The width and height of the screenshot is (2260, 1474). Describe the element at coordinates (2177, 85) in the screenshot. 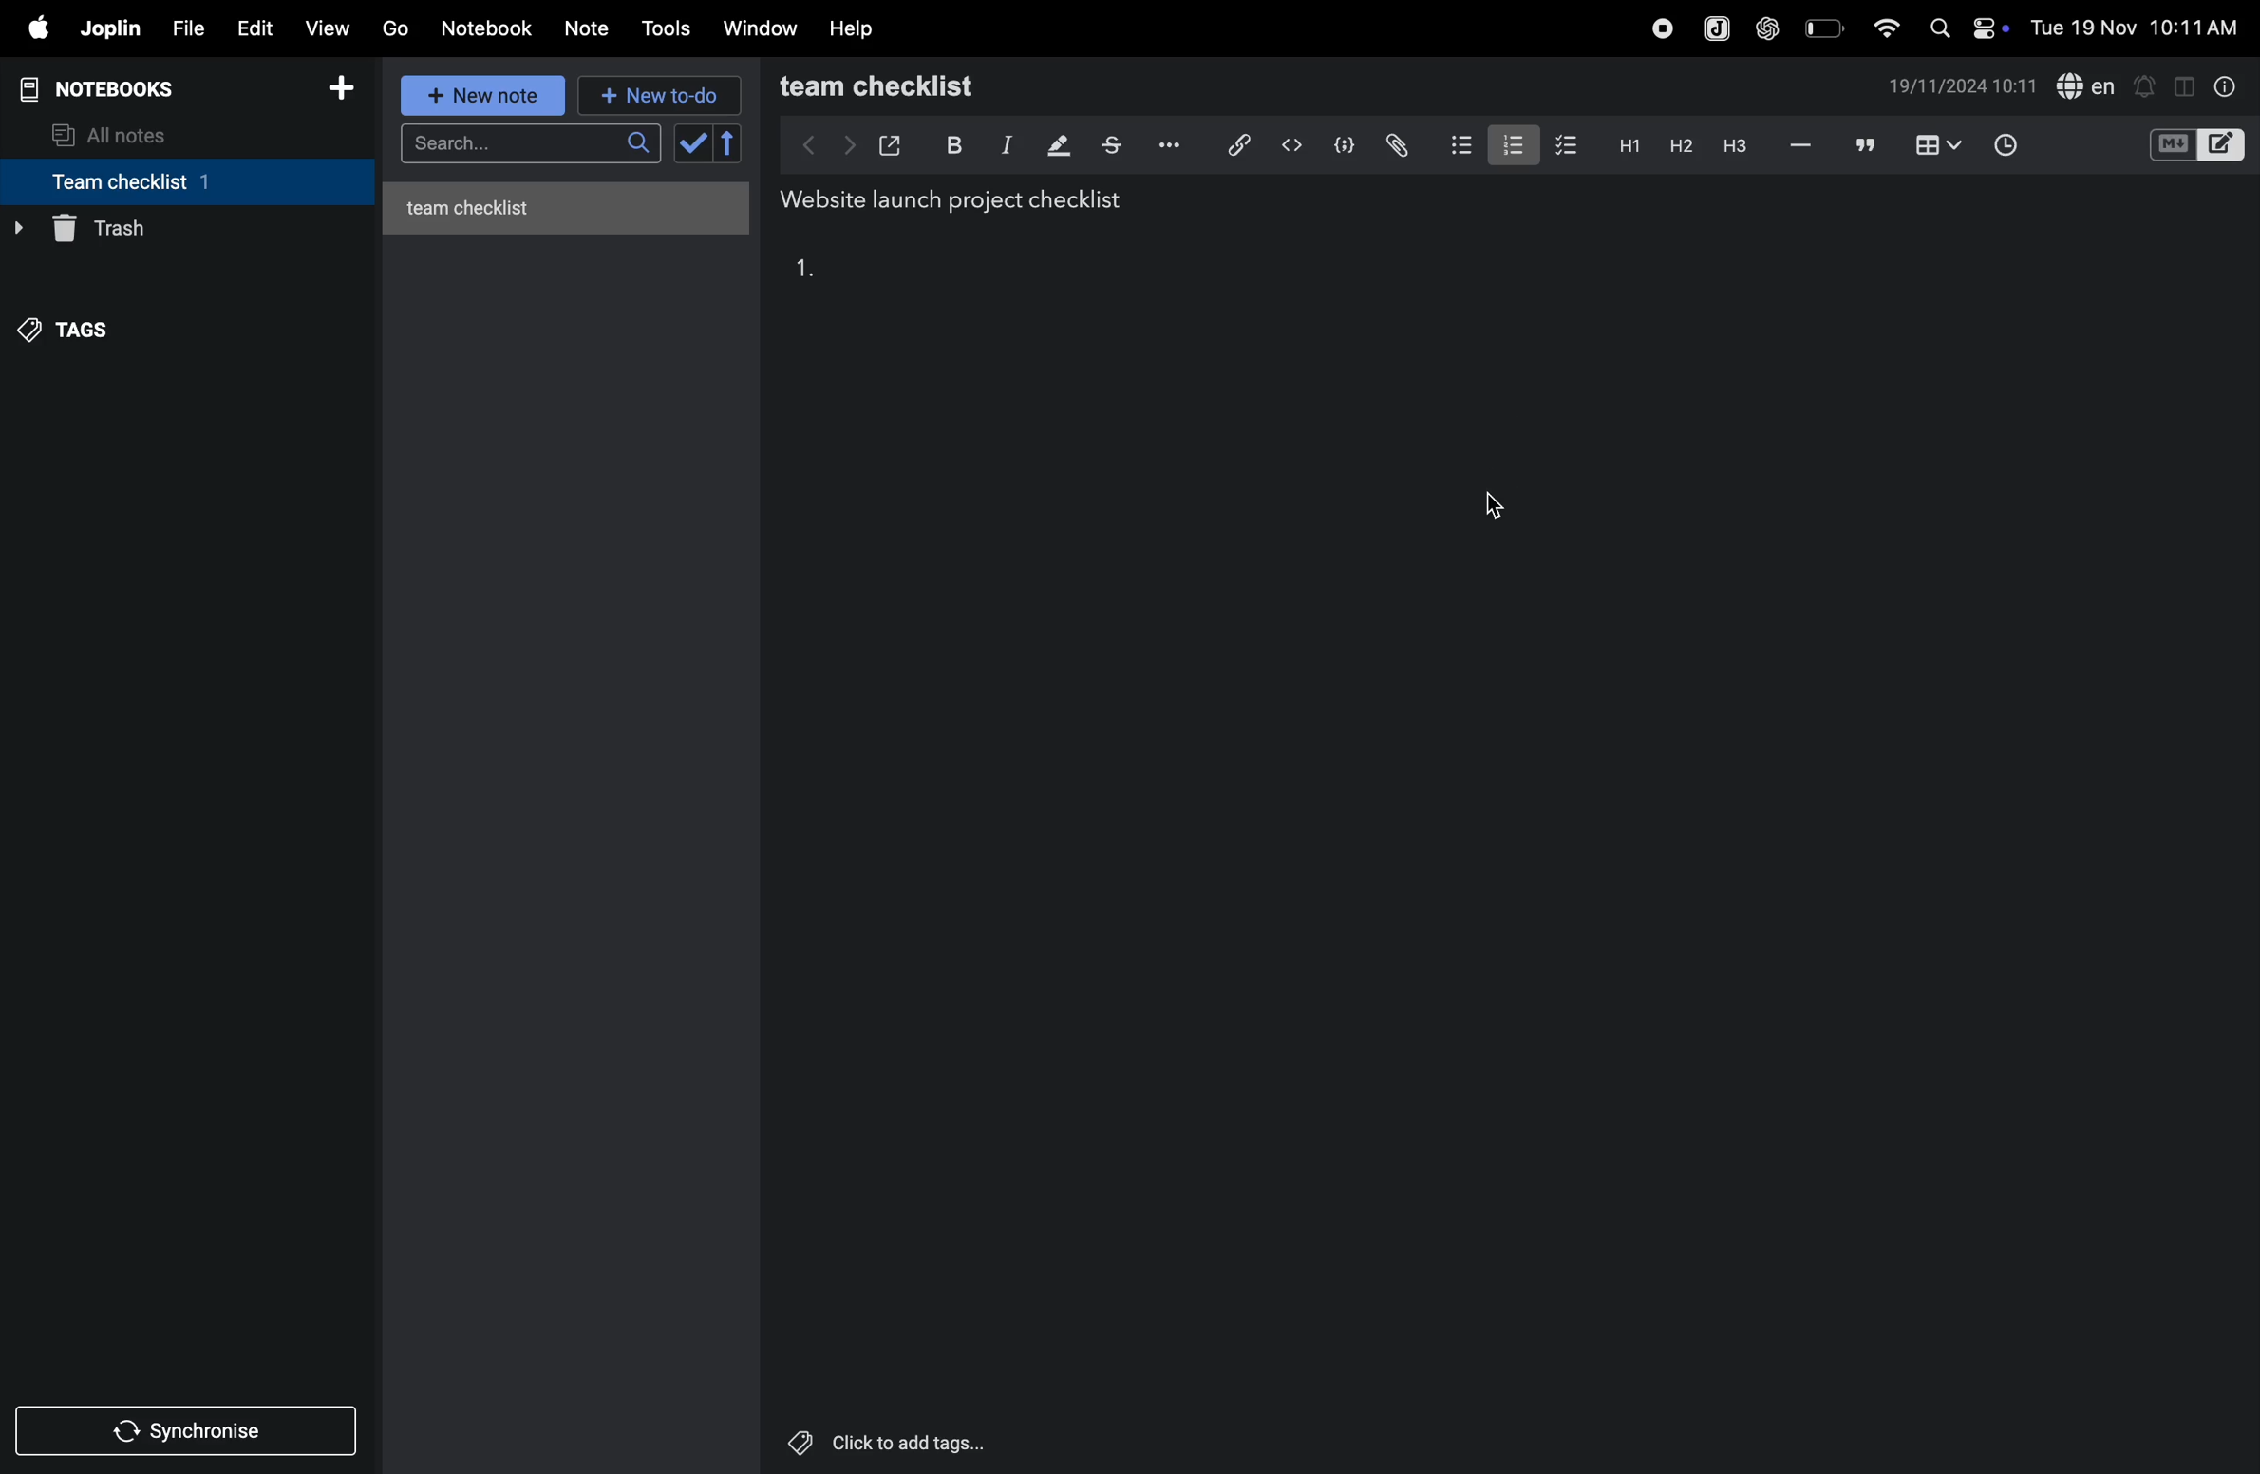

I see `toggle editor` at that location.